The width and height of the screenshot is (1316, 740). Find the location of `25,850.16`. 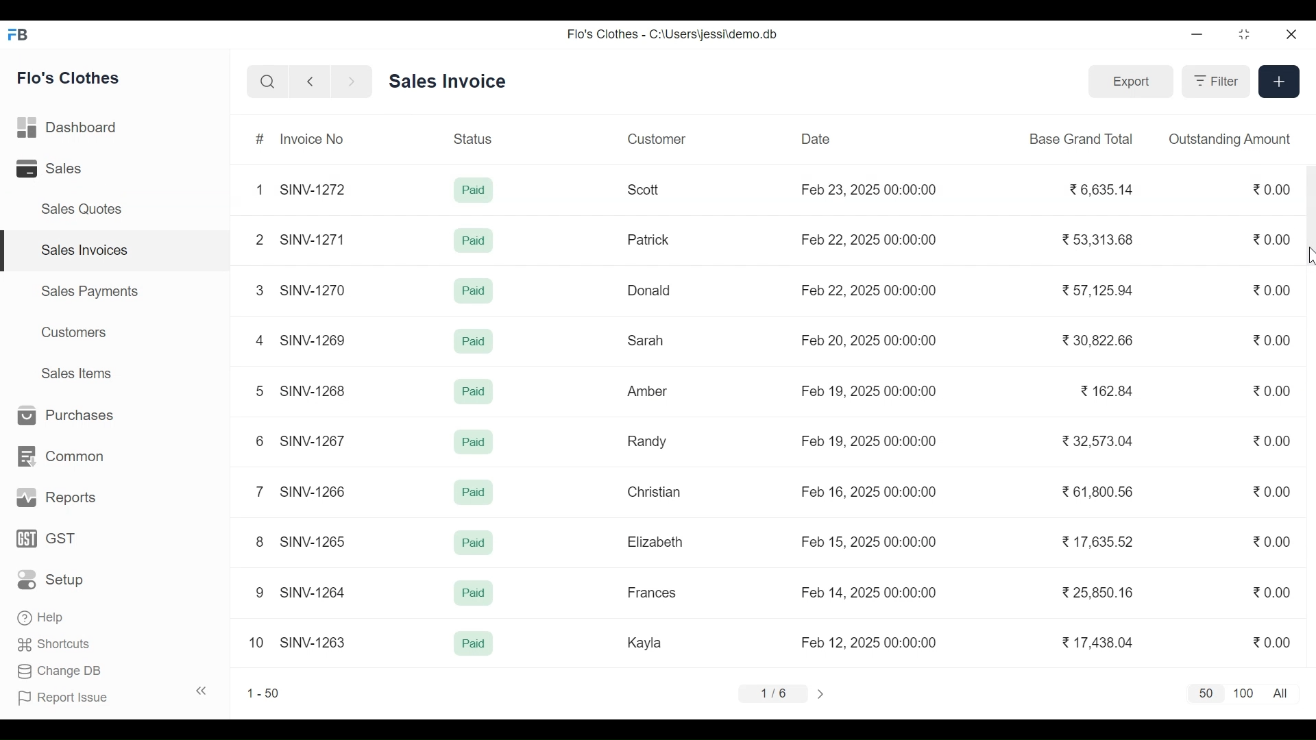

25,850.16 is located at coordinates (1099, 593).